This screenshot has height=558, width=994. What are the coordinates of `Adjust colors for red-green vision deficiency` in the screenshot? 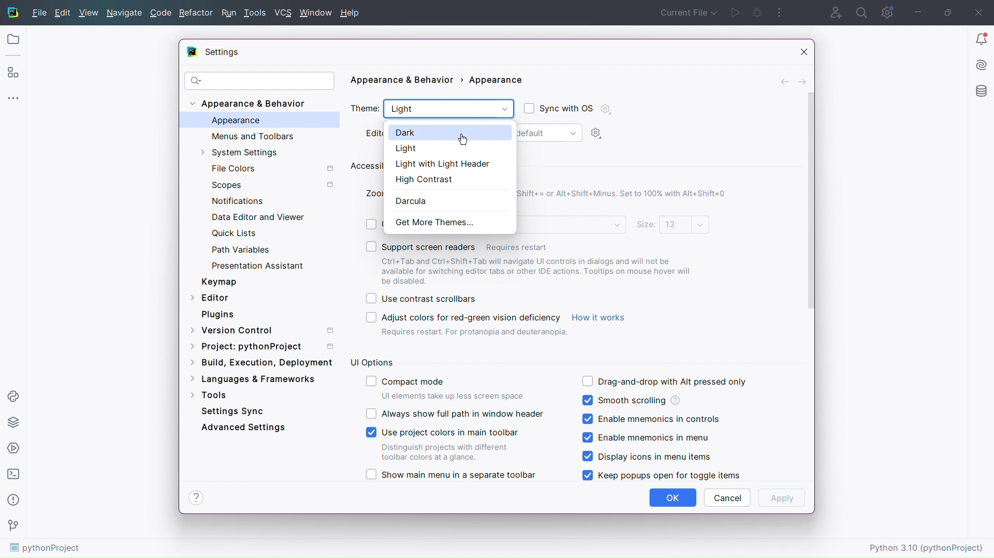 It's located at (457, 317).